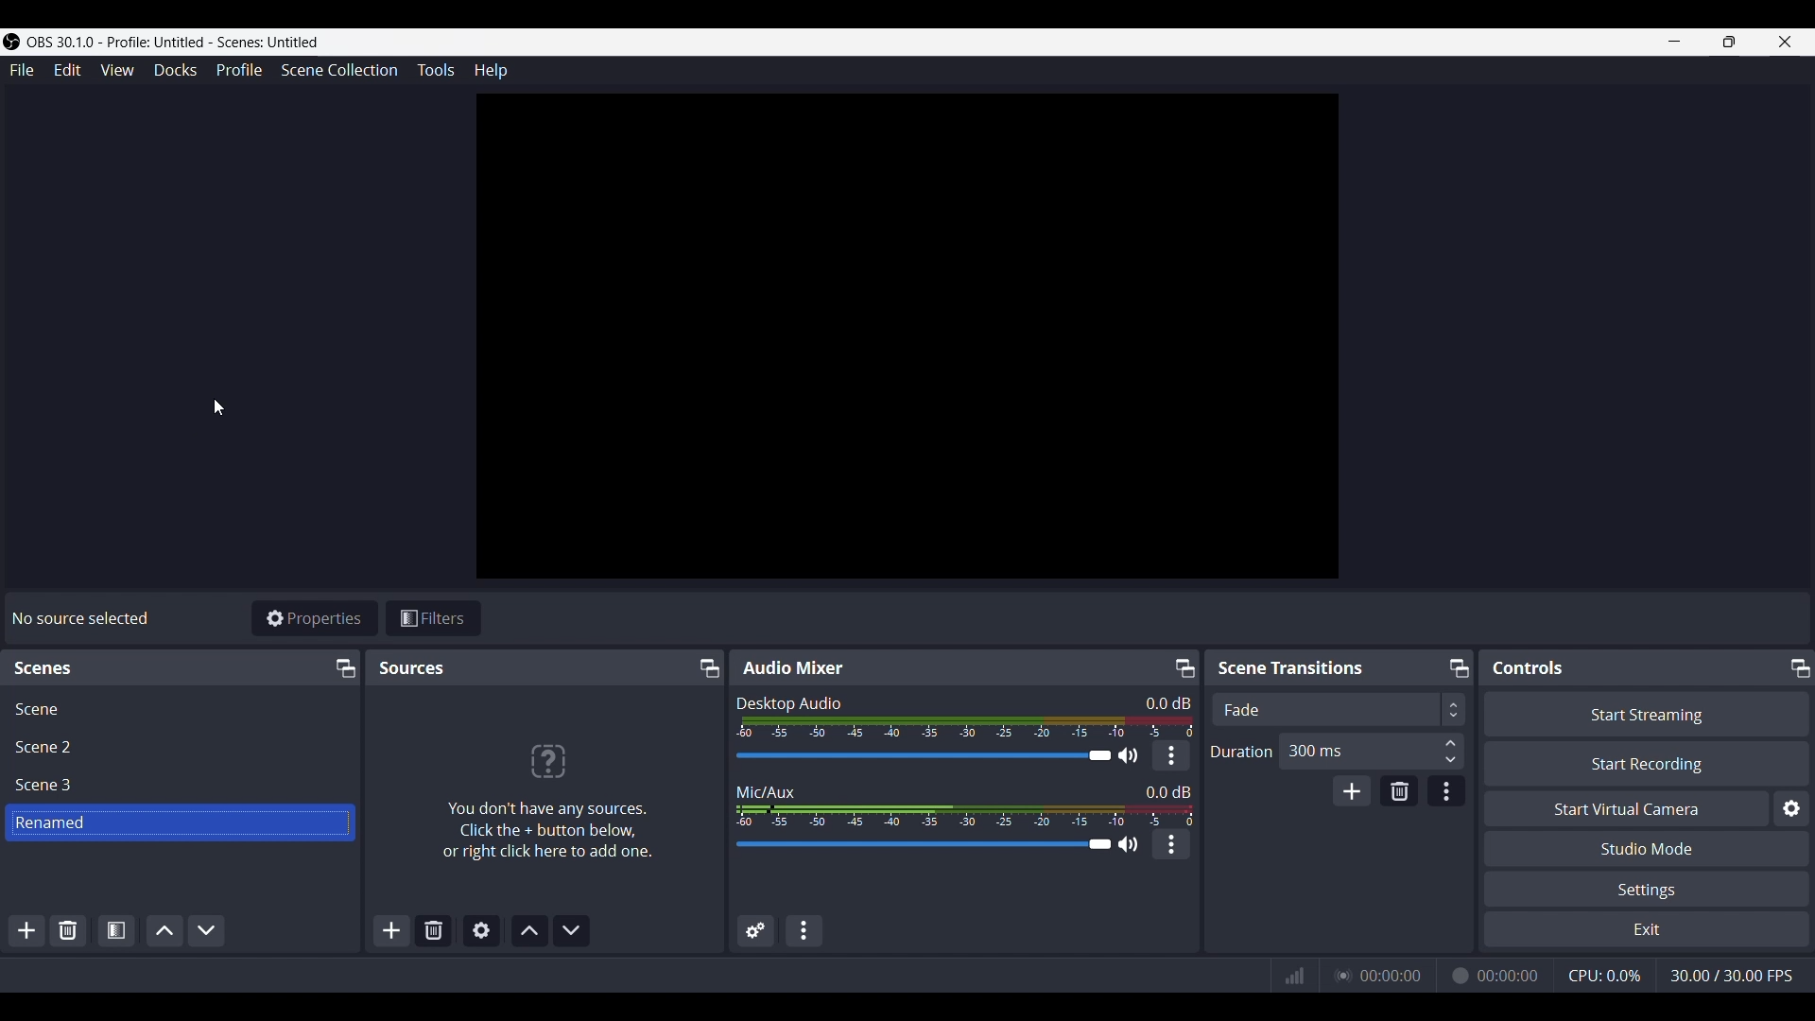  What do you see at coordinates (1295, 667) in the screenshot?
I see `Scene Transitions` at bounding box center [1295, 667].